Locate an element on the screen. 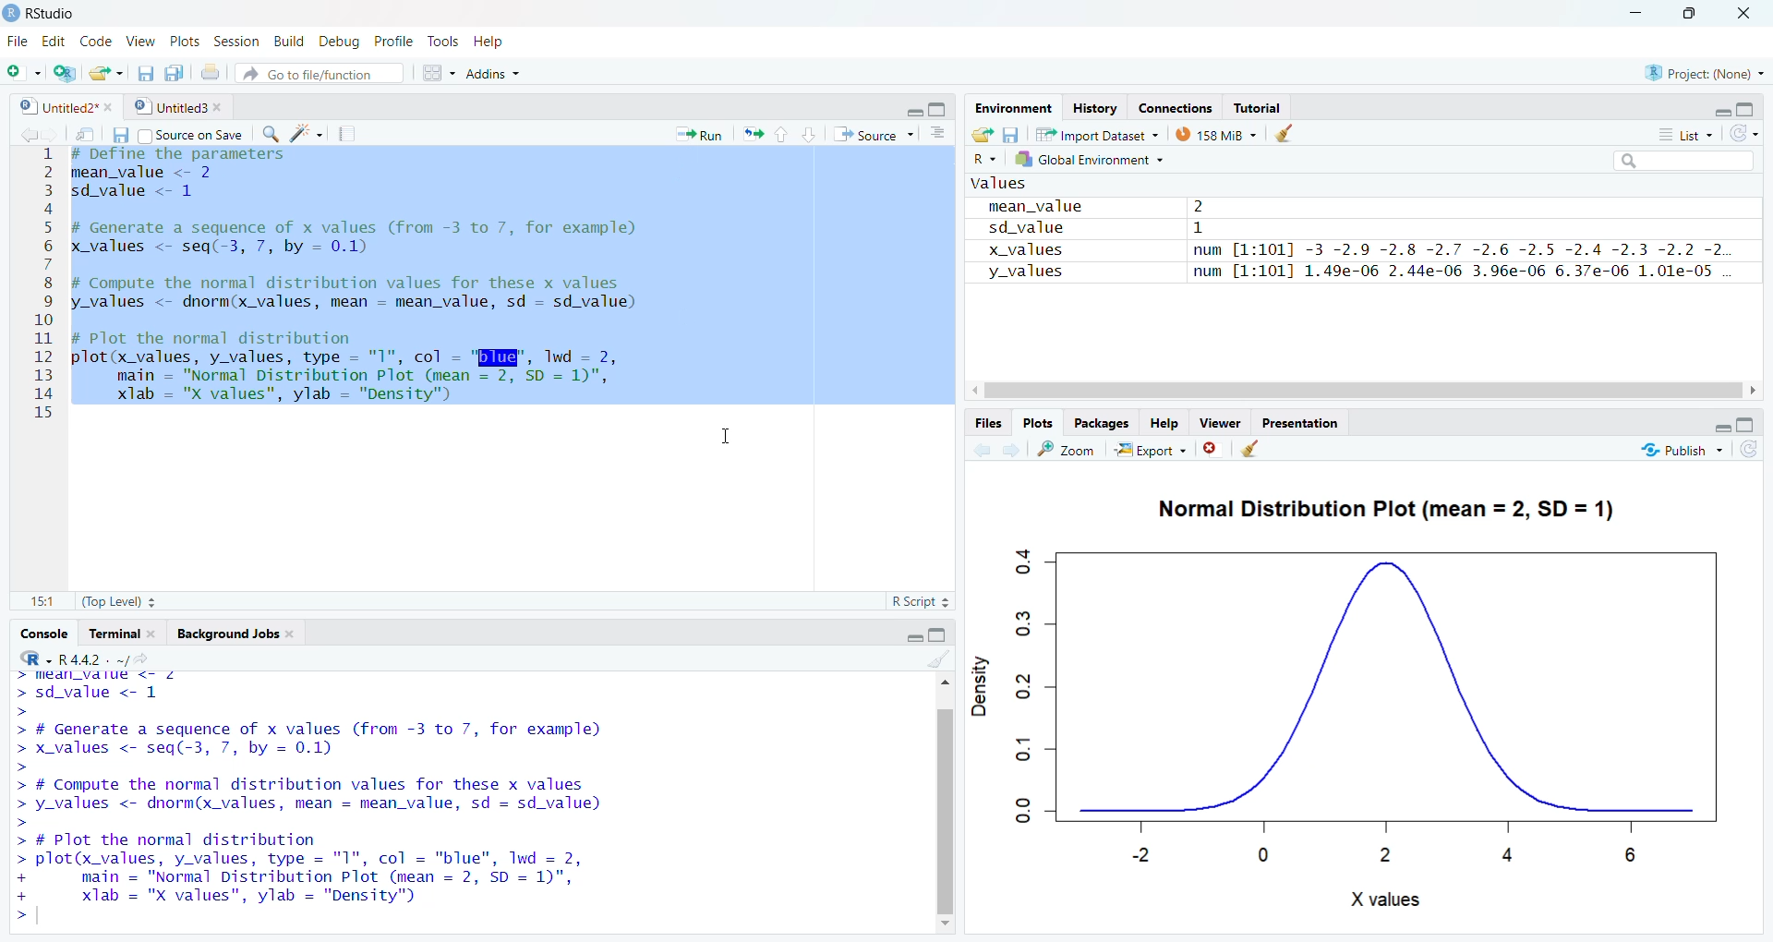  © List + is located at coordinates (1685, 133).